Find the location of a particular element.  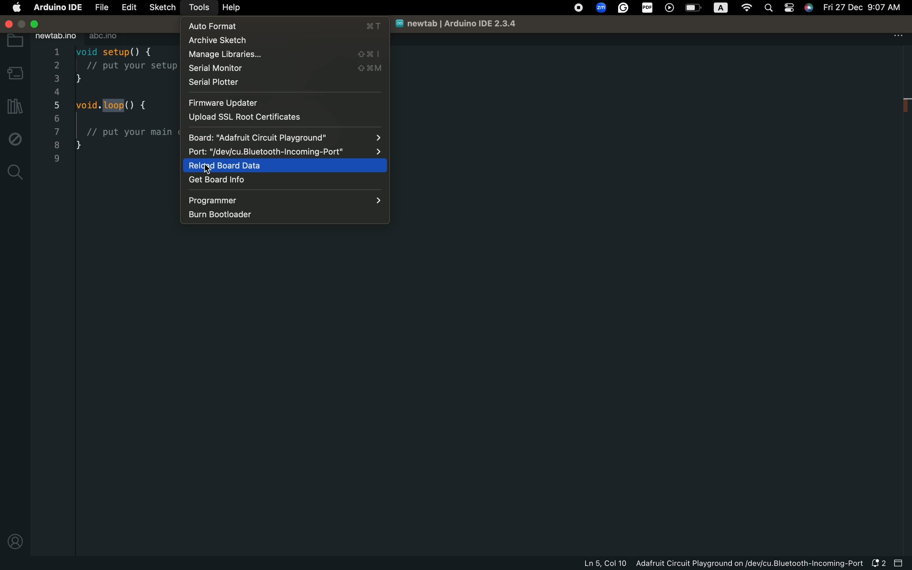

edit is located at coordinates (130, 8).